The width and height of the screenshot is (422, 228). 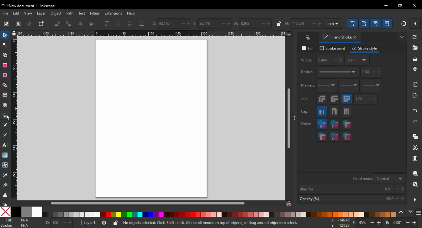 What do you see at coordinates (107, 23) in the screenshot?
I see `rasie to top` at bounding box center [107, 23].